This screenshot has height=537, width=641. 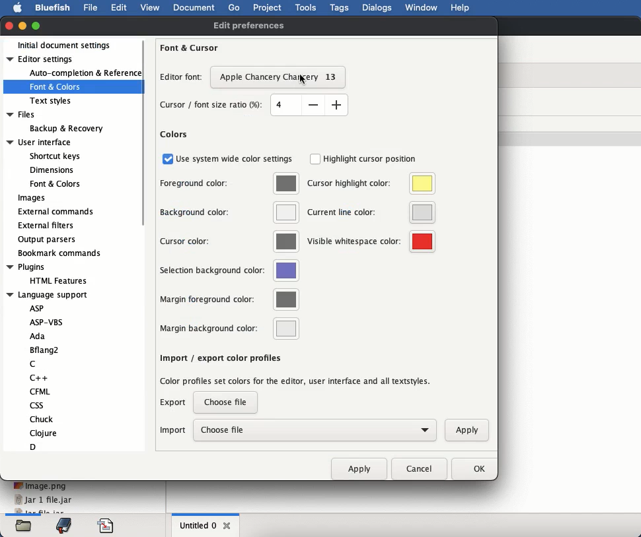 I want to click on maximize, so click(x=37, y=24).